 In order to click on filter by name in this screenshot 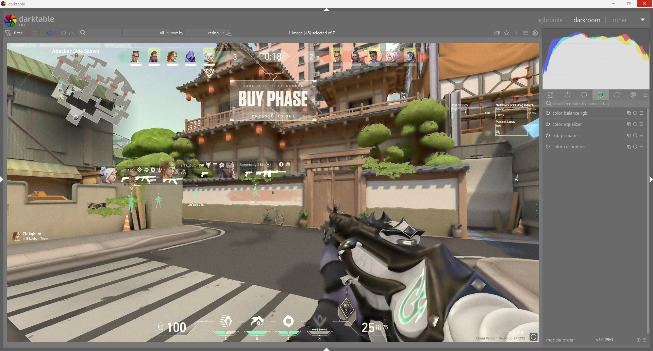, I will do `click(99, 32)`.